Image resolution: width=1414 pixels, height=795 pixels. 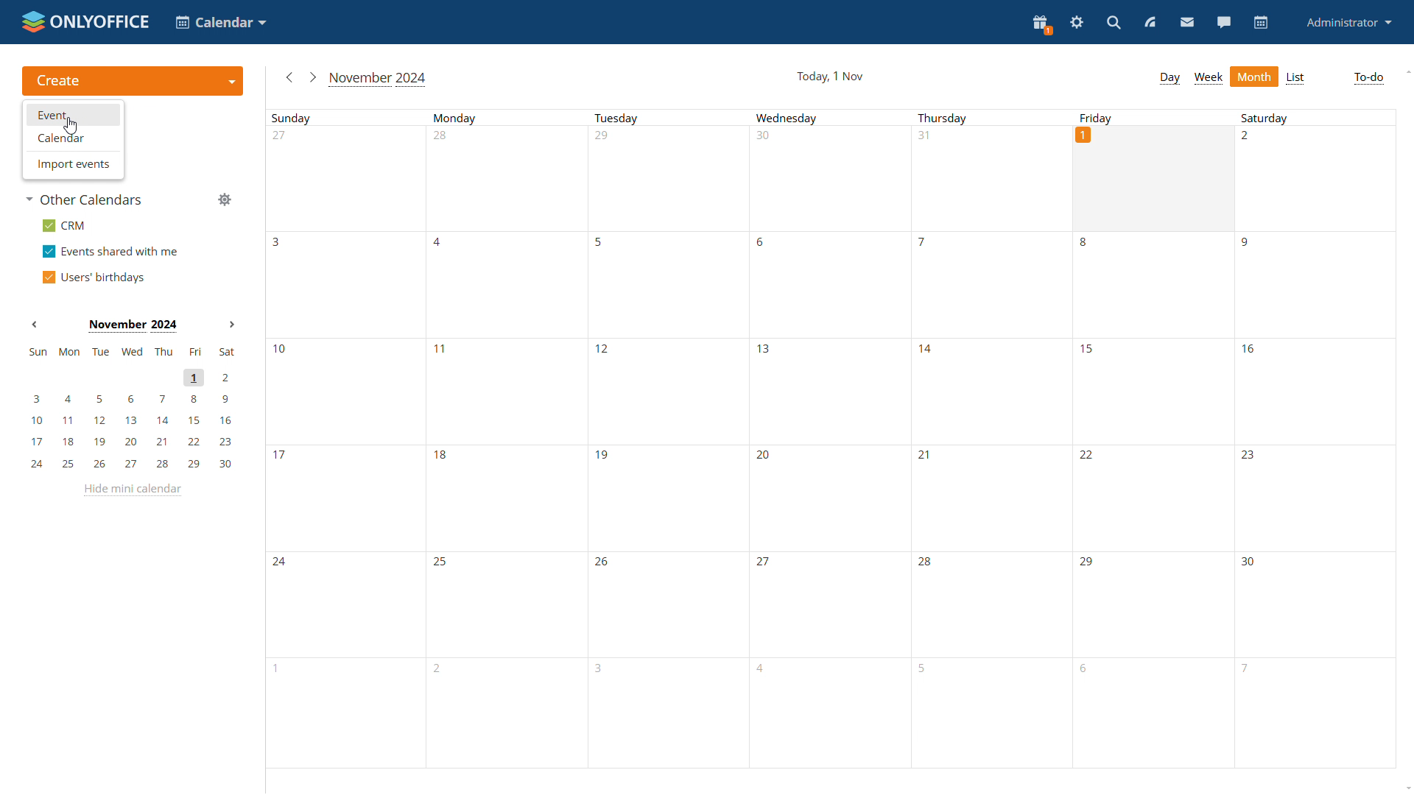 I want to click on view, so click(x=1150, y=22).